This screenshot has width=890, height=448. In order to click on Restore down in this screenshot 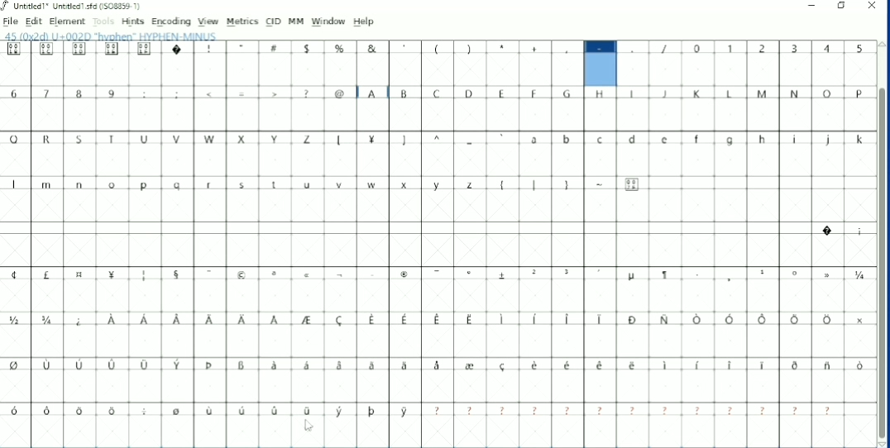, I will do `click(843, 6)`.